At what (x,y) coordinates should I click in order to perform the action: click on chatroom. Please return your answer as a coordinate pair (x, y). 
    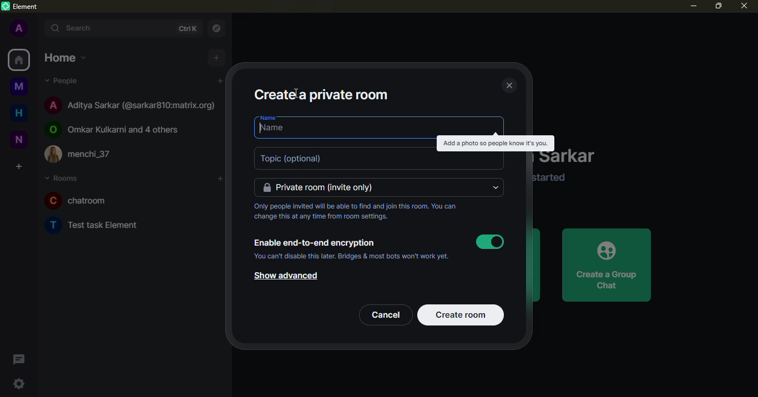
    Looking at the image, I should click on (78, 200).